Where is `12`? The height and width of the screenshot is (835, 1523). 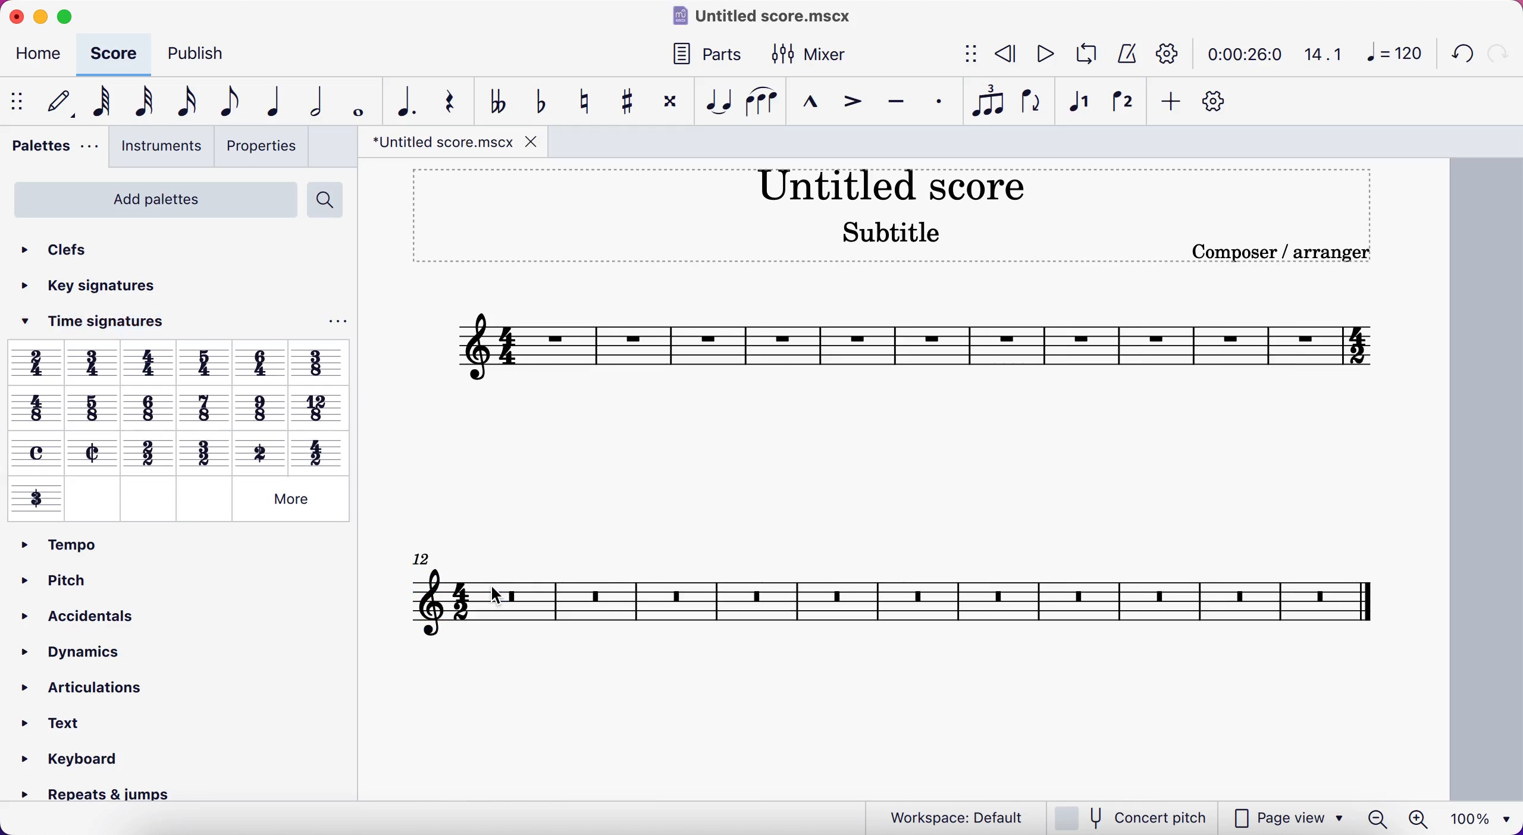
12 is located at coordinates (434, 558).